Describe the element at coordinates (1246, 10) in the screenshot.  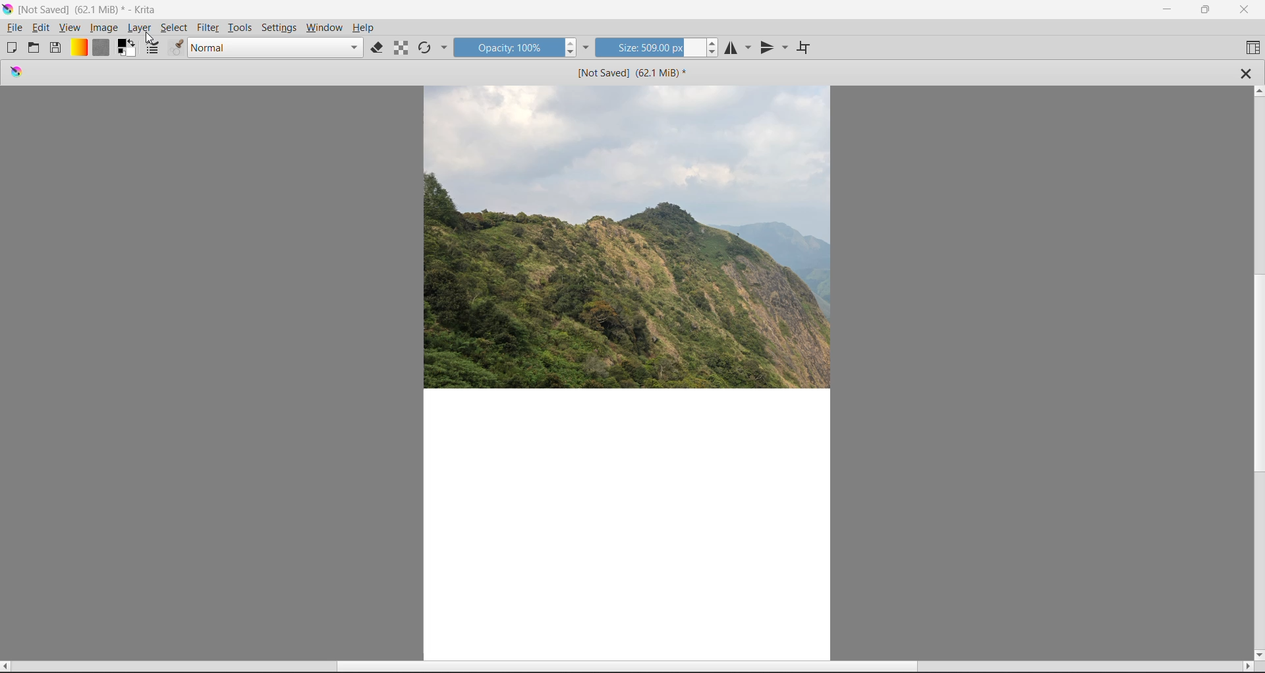
I see `Close` at that location.